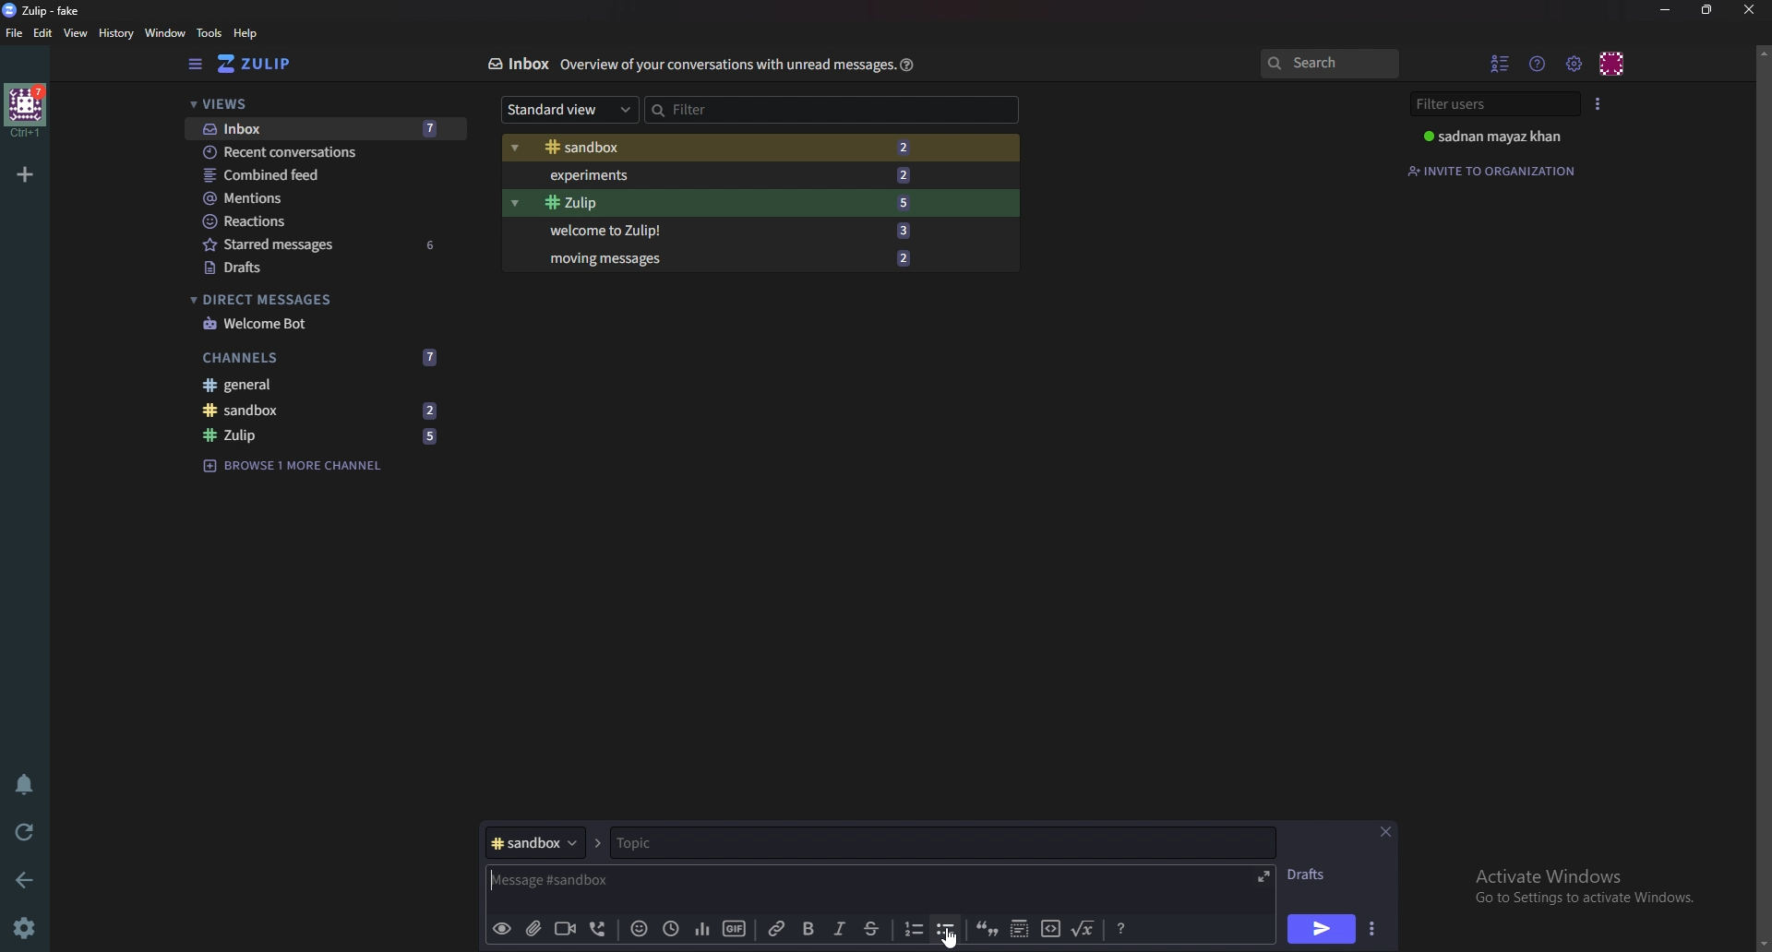 The height and width of the screenshot is (952, 1772). What do you see at coordinates (1084, 926) in the screenshot?
I see `Math` at bounding box center [1084, 926].